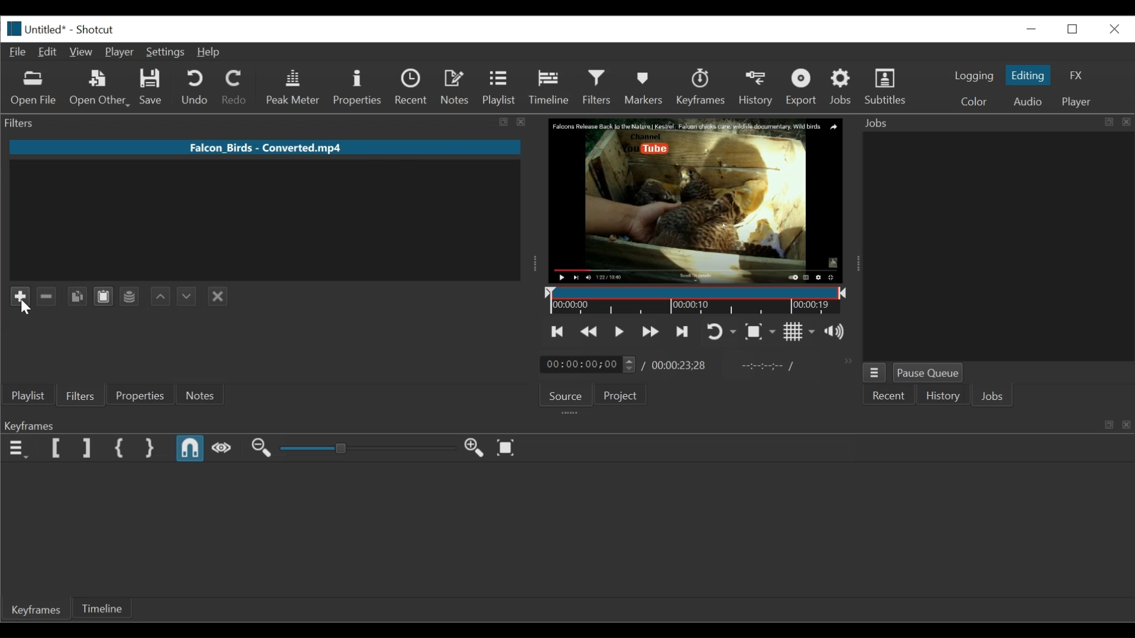 This screenshot has height=638, width=1135. What do you see at coordinates (77, 297) in the screenshot?
I see `Copy checked filters` at bounding box center [77, 297].